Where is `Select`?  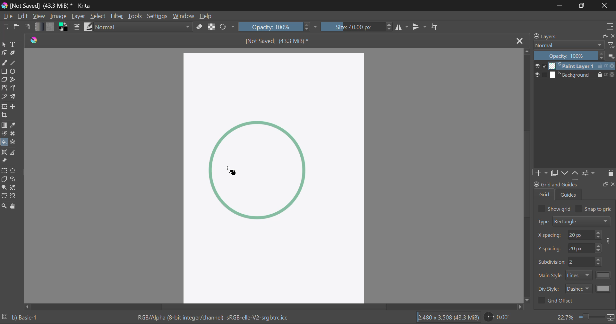 Select is located at coordinates (98, 16).